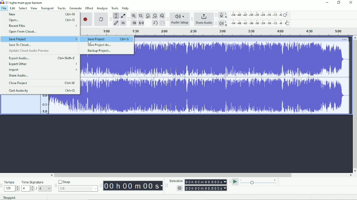 This screenshot has width=357, height=200. What do you see at coordinates (133, 185) in the screenshot?
I see `Time` at bounding box center [133, 185].